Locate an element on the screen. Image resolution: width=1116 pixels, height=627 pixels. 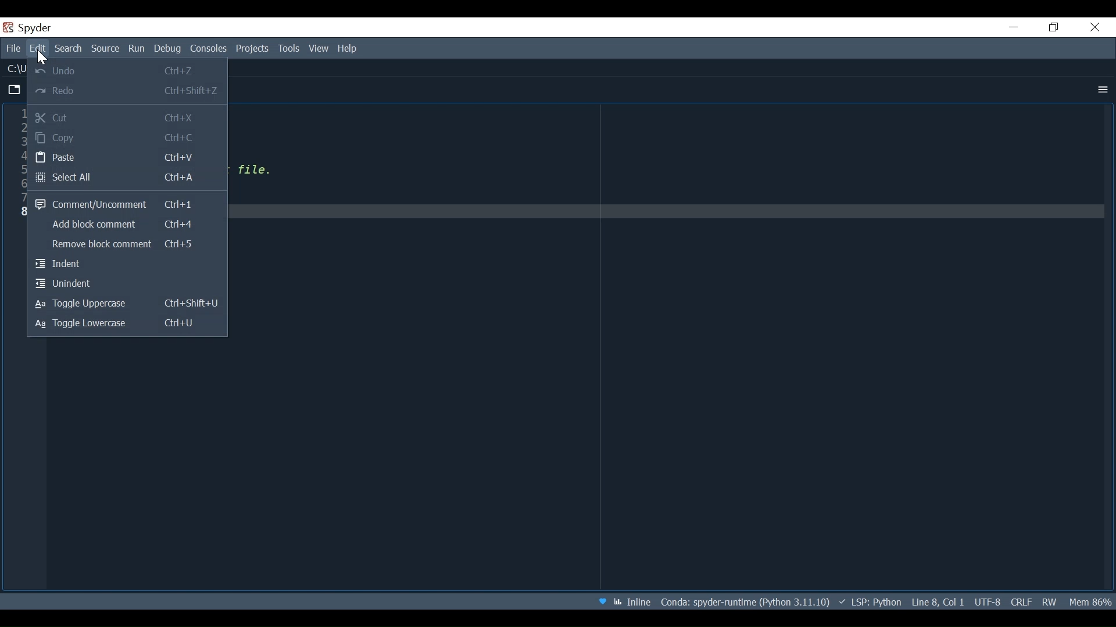
Cursor Position is located at coordinates (937, 600).